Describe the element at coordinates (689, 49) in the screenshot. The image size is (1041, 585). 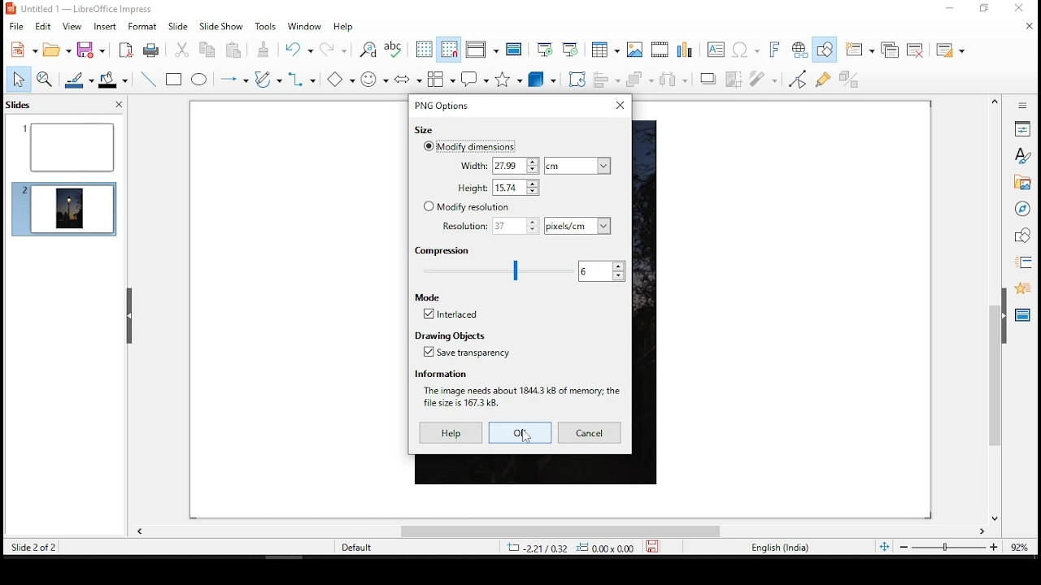
I see `charts` at that location.